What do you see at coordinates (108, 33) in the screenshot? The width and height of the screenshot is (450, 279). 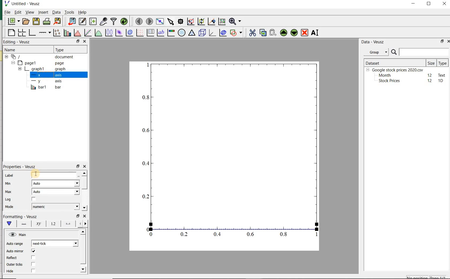 I see `plot box plots` at bounding box center [108, 33].